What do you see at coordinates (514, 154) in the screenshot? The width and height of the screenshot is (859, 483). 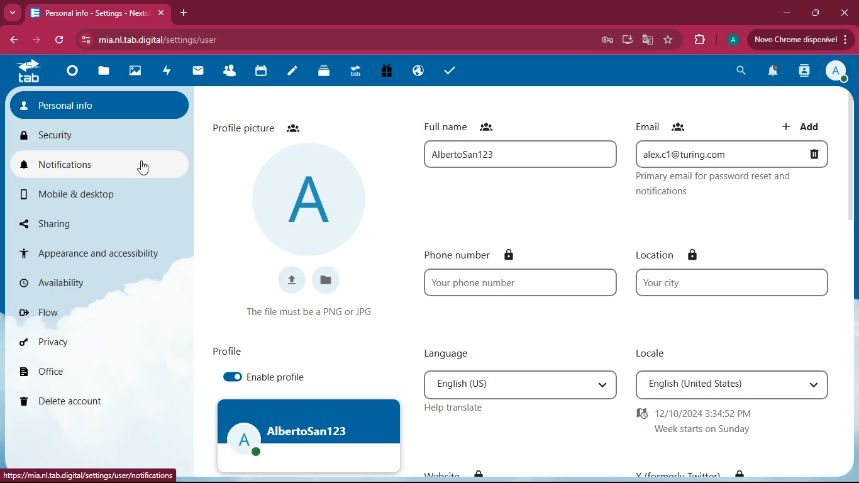 I see `name` at bounding box center [514, 154].